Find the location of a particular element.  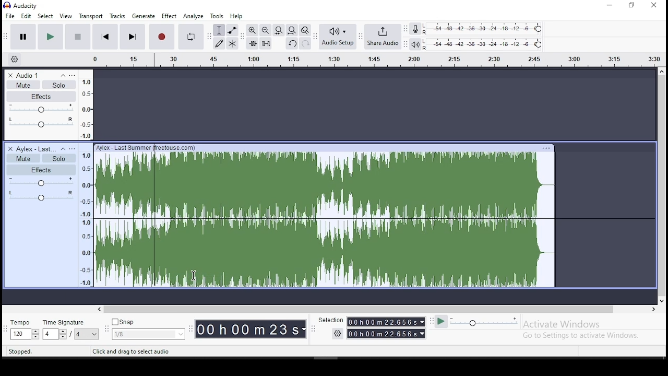

00 h 00 m 23 s is located at coordinates (250, 330).